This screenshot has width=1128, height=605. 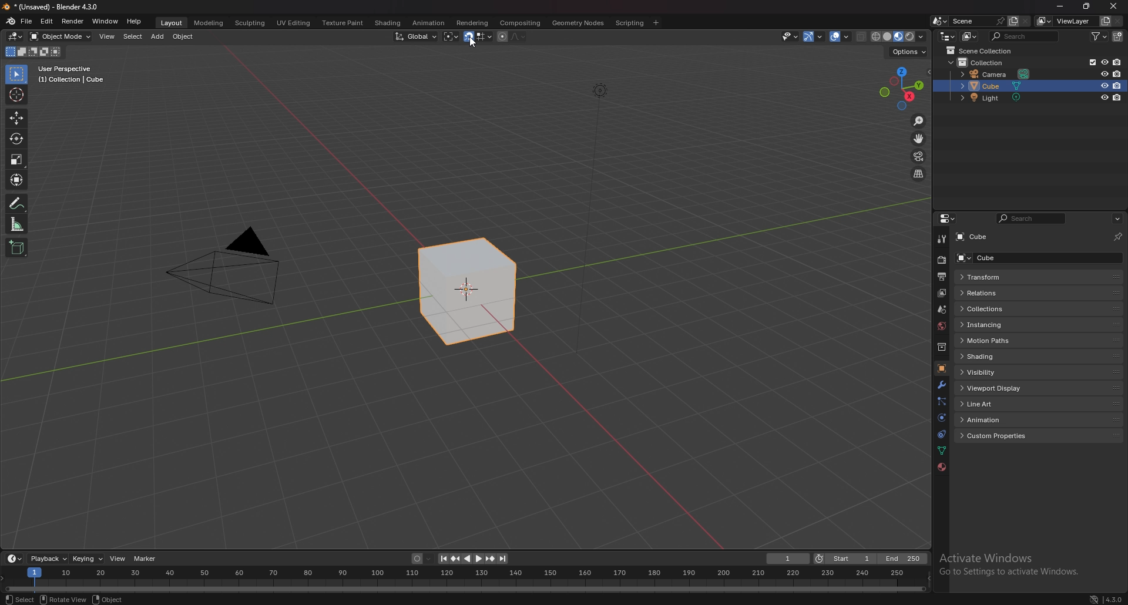 What do you see at coordinates (948, 219) in the screenshot?
I see `editor type` at bounding box center [948, 219].